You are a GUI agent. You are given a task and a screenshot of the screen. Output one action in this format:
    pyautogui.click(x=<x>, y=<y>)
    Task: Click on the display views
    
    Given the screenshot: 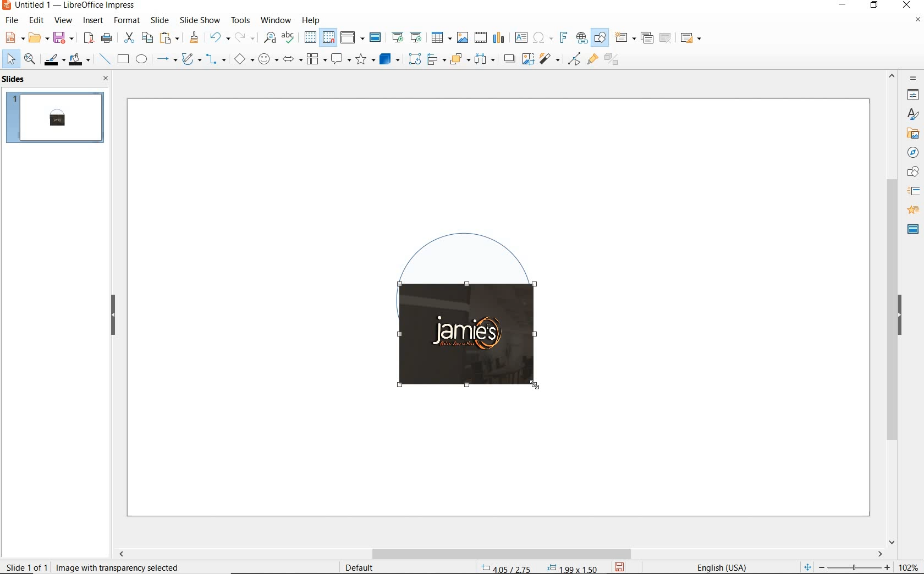 What is the action you would take?
    pyautogui.click(x=353, y=38)
    